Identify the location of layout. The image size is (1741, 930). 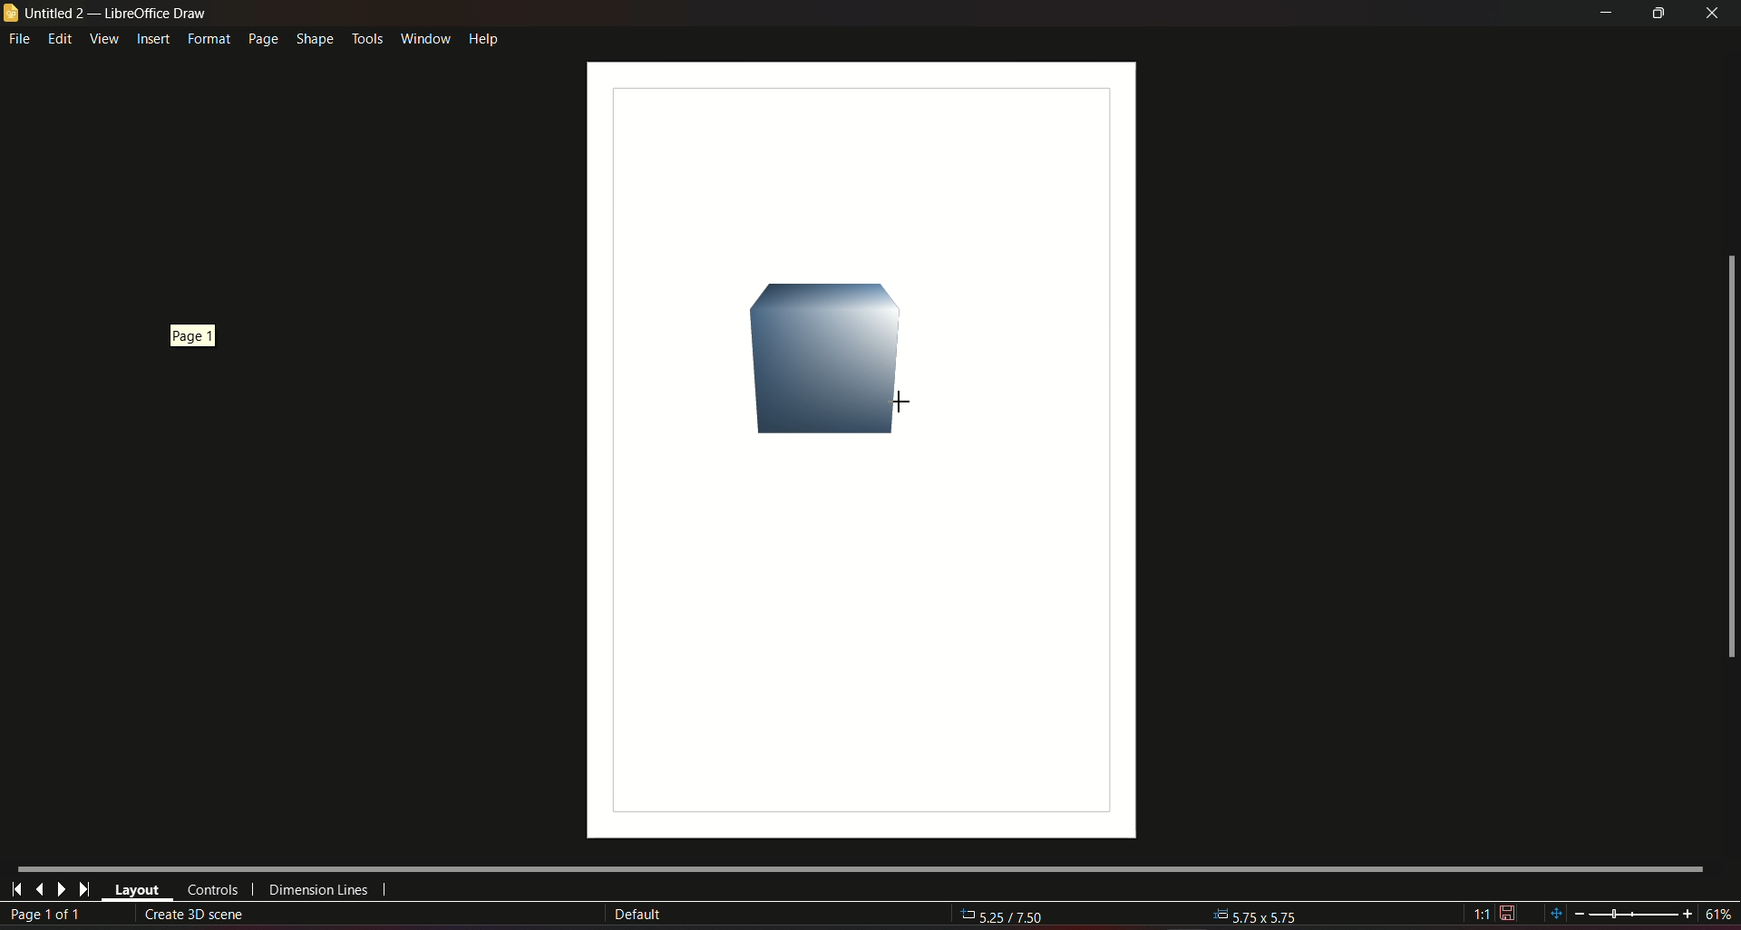
(137, 891).